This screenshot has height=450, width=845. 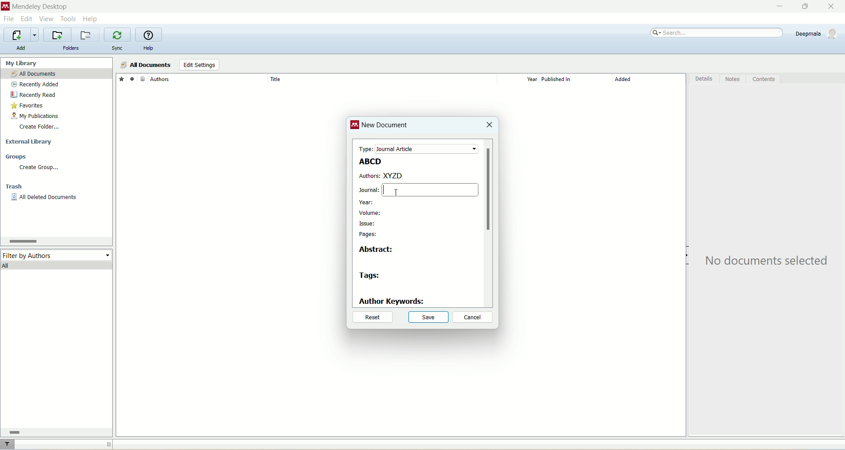 What do you see at coordinates (145, 65) in the screenshot?
I see `all documents` at bounding box center [145, 65].